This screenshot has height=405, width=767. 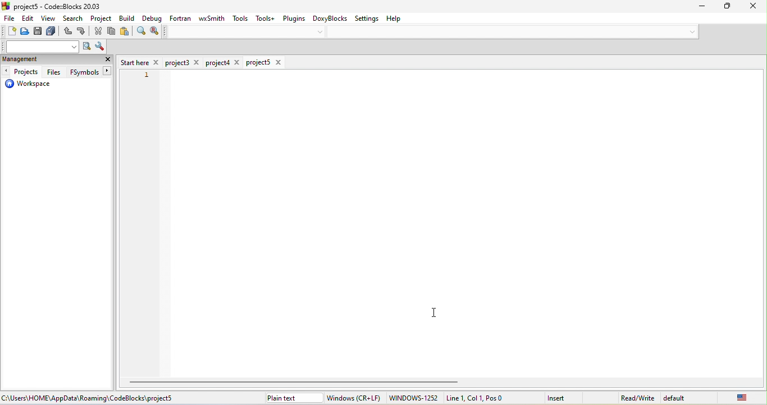 What do you see at coordinates (143, 75) in the screenshot?
I see `1` at bounding box center [143, 75].